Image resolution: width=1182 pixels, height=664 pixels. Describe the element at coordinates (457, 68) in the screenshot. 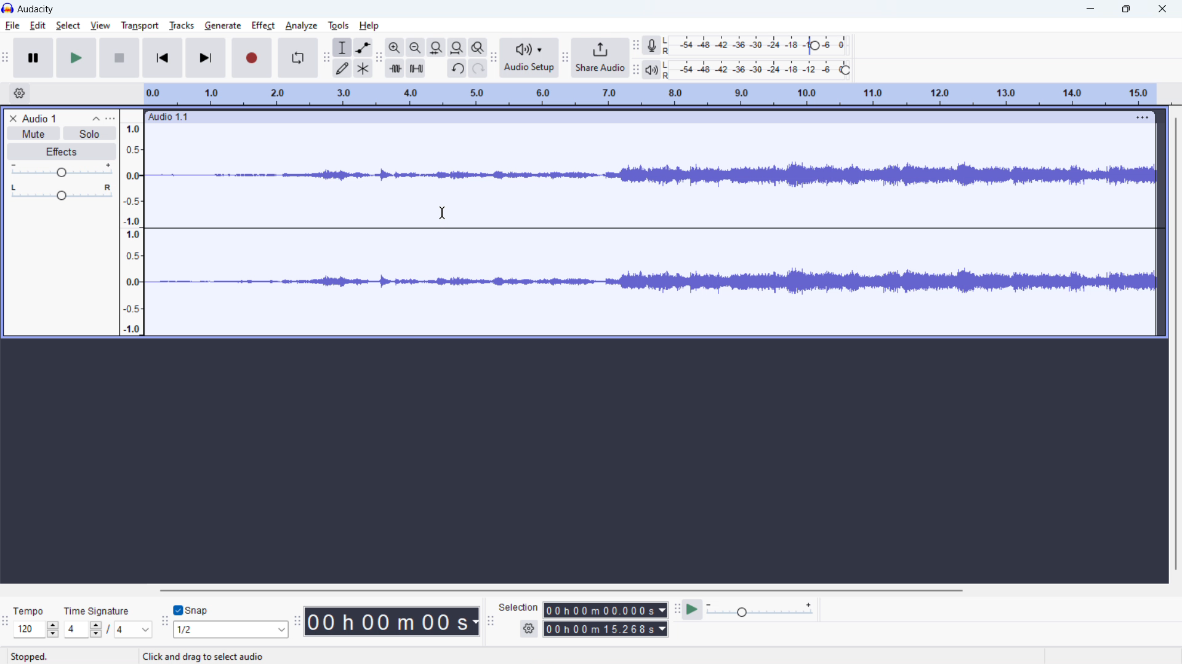

I see `undo` at that location.